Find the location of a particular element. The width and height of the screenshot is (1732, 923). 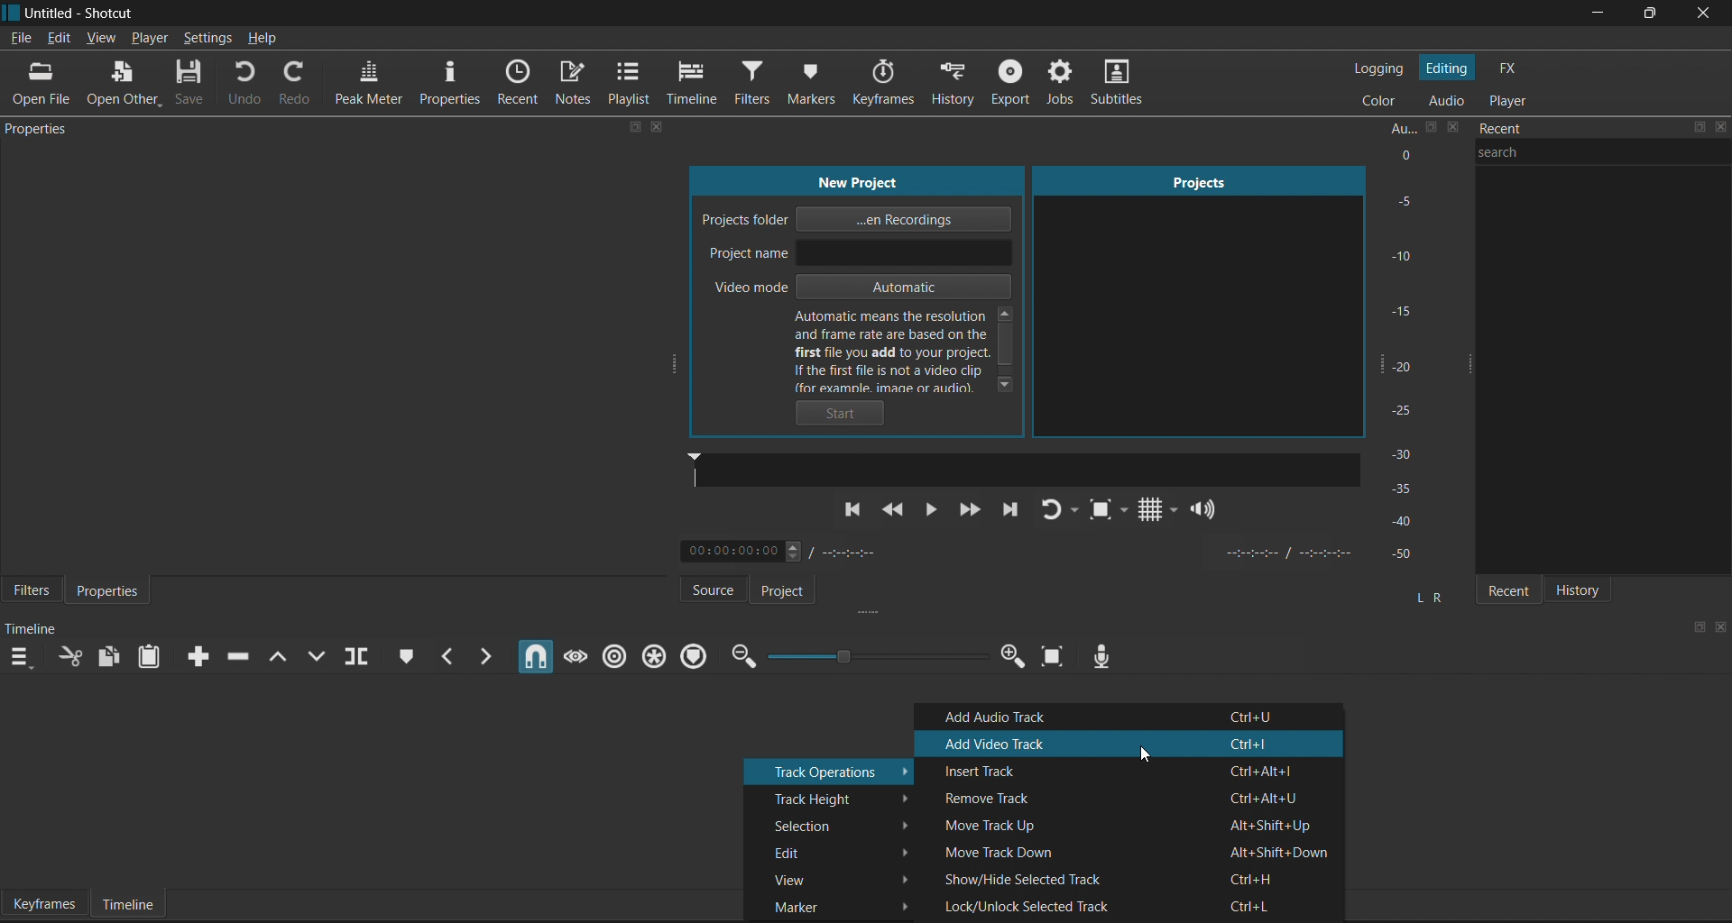

help text is located at coordinates (909, 349).